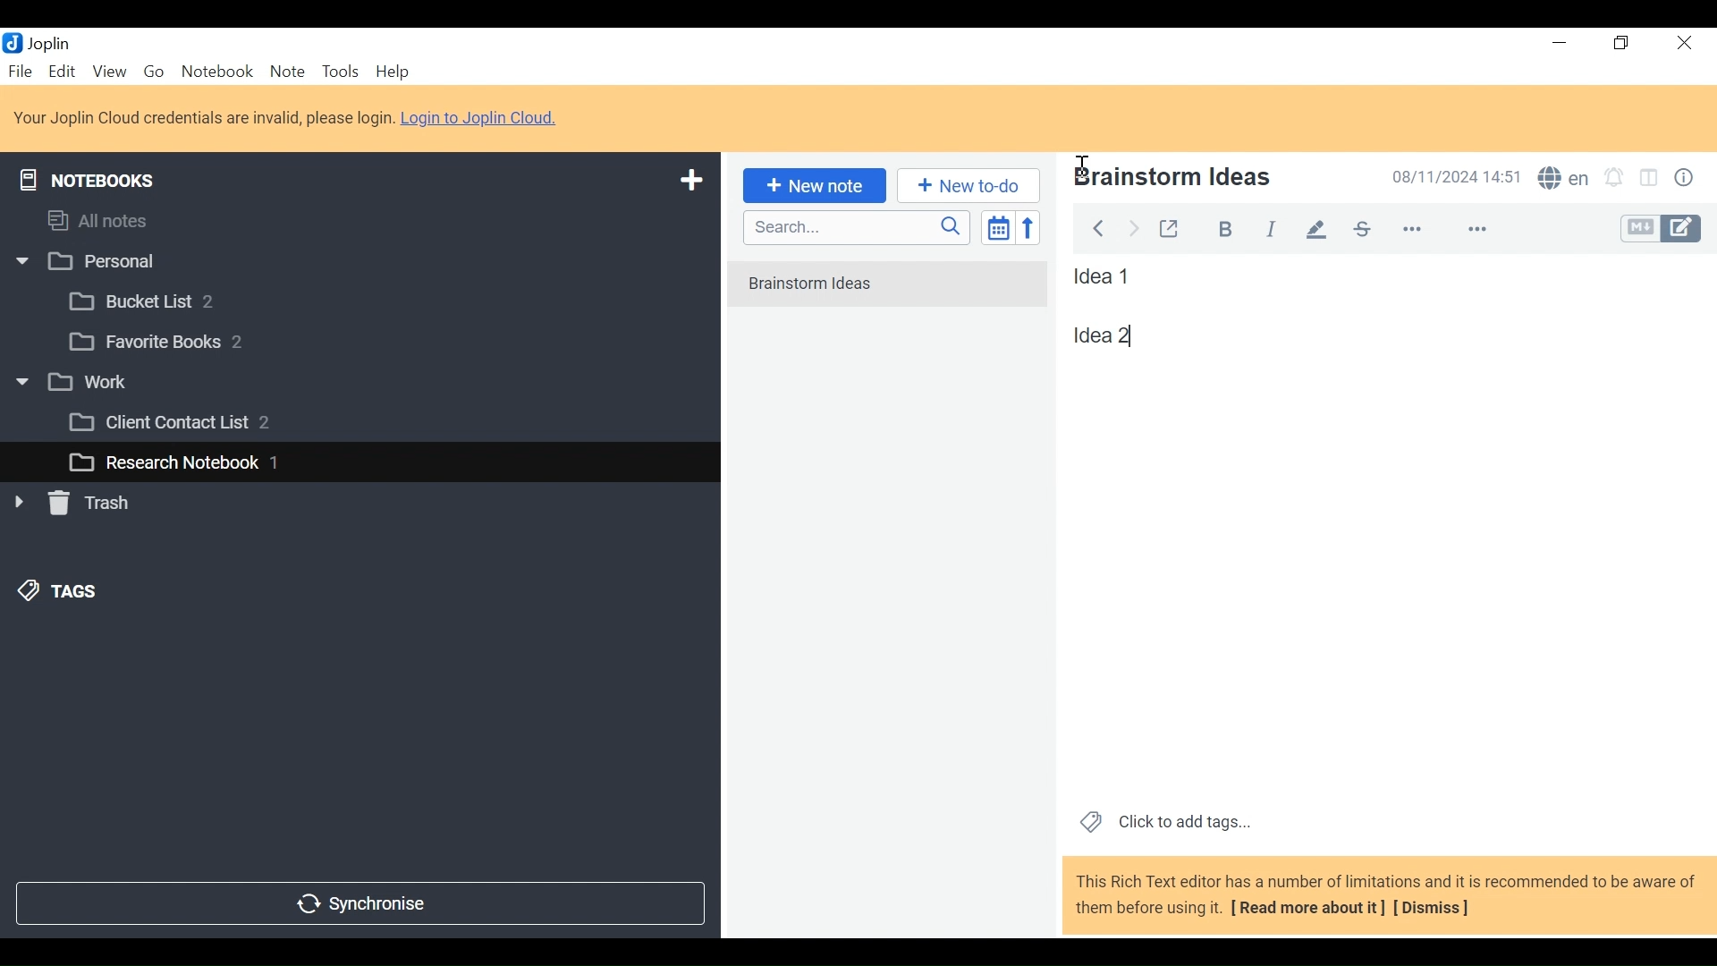 Image resolution: width=1717 pixels, height=966 pixels. What do you see at coordinates (811, 184) in the screenshot?
I see `New note` at bounding box center [811, 184].